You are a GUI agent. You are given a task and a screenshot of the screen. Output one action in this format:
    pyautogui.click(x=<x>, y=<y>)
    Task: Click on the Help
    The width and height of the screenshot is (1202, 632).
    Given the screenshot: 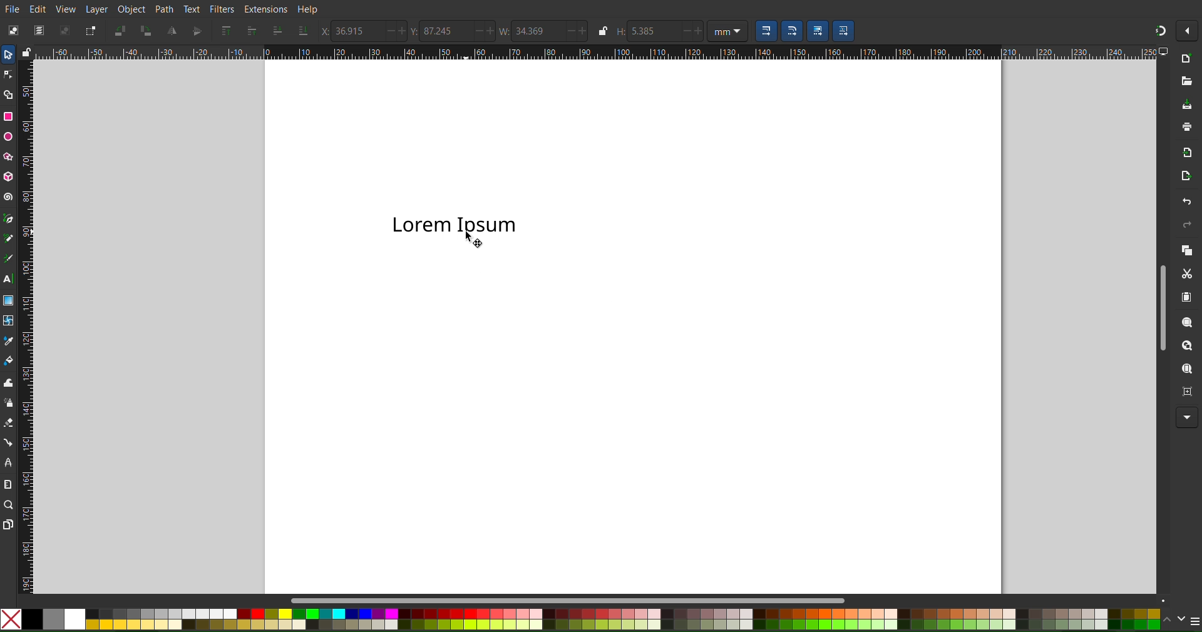 What is the action you would take?
    pyautogui.click(x=308, y=9)
    